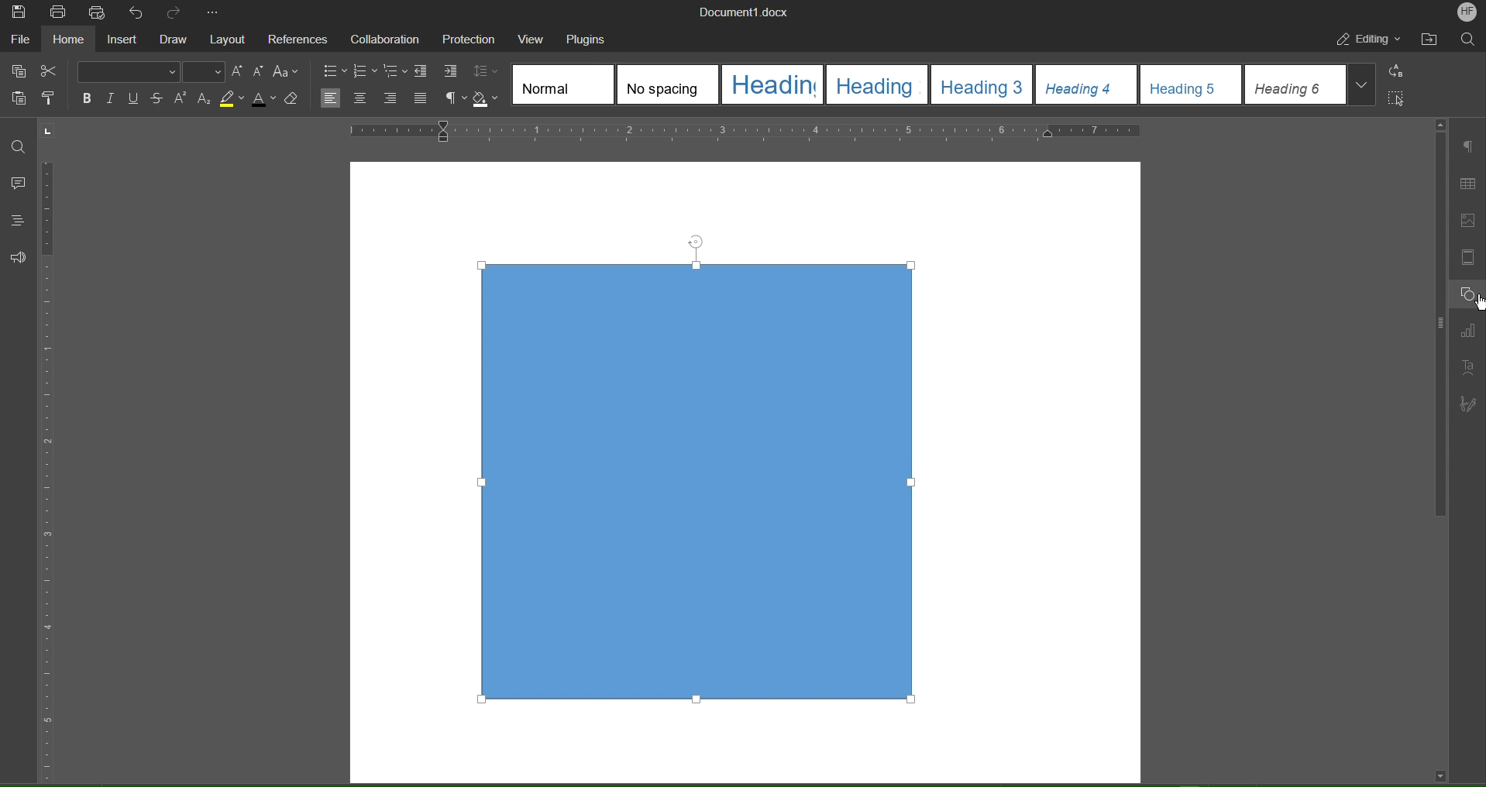 Image resolution: width=1486 pixels, height=787 pixels. I want to click on Nested List, so click(397, 72).